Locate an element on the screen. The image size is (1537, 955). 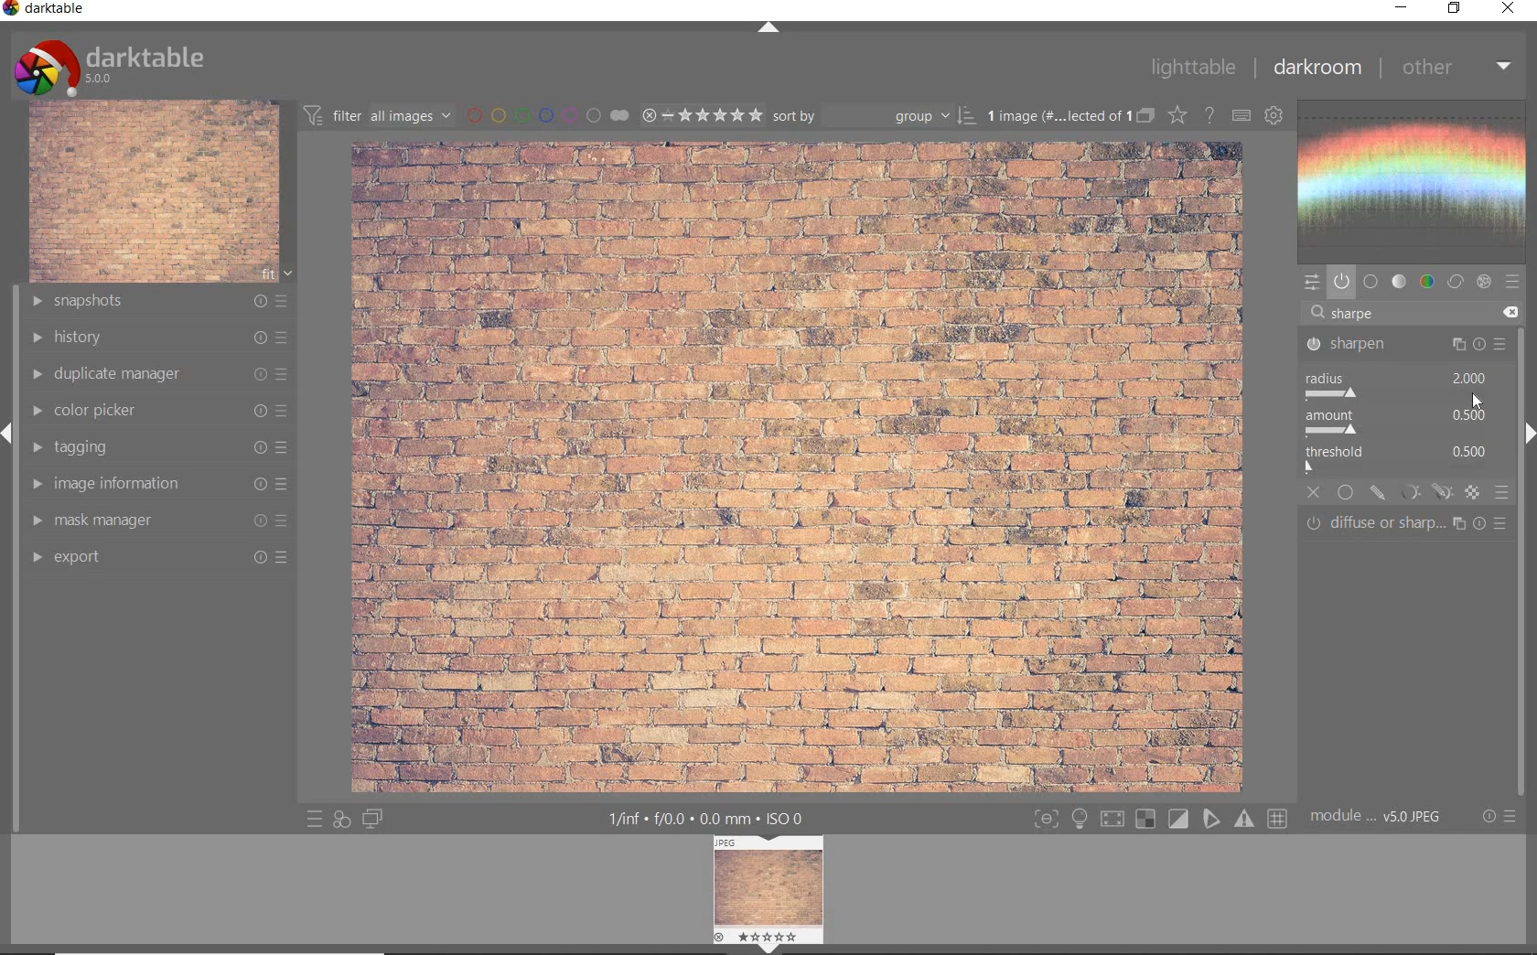
CURSOR is located at coordinates (1477, 400).